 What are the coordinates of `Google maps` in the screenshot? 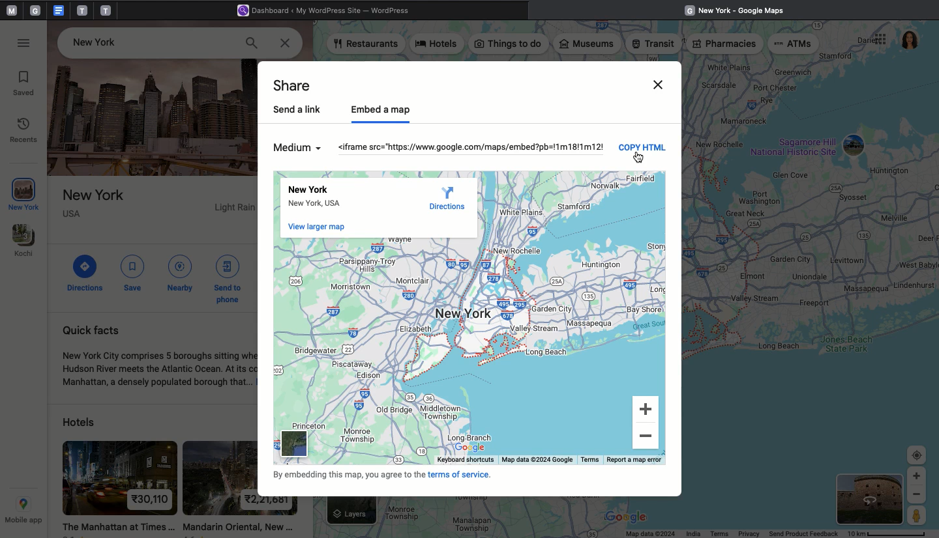 It's located at (739, 9).